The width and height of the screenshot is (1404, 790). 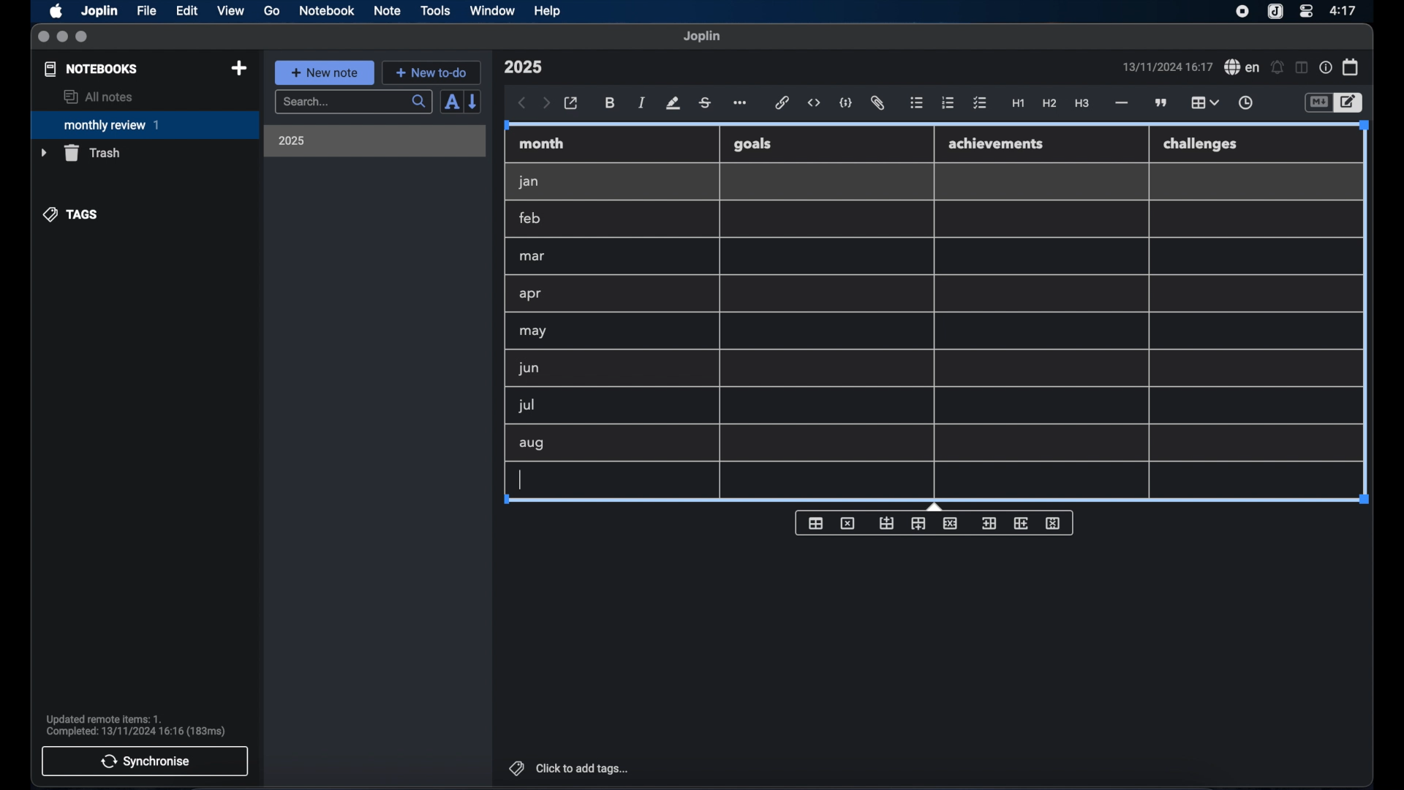 I want to click on insert row after, so click(x=918, y=524).